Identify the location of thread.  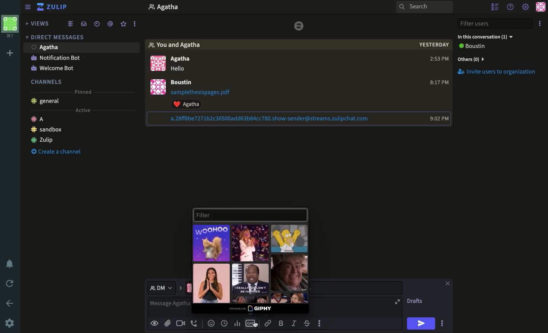
(112, 24).